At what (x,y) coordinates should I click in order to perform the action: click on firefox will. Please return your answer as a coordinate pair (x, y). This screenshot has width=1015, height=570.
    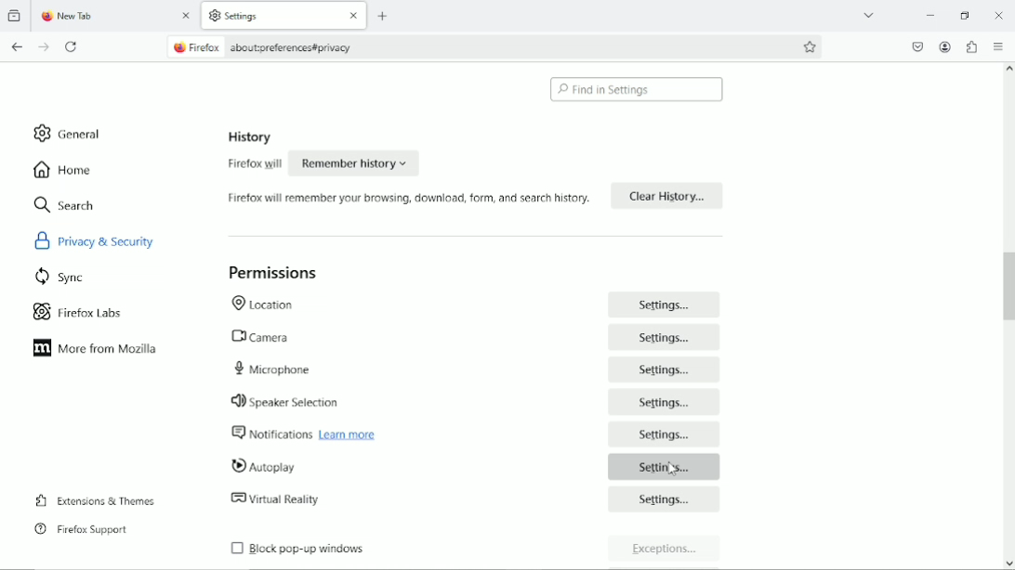
    Looking at the image, I should click on (250, 166).